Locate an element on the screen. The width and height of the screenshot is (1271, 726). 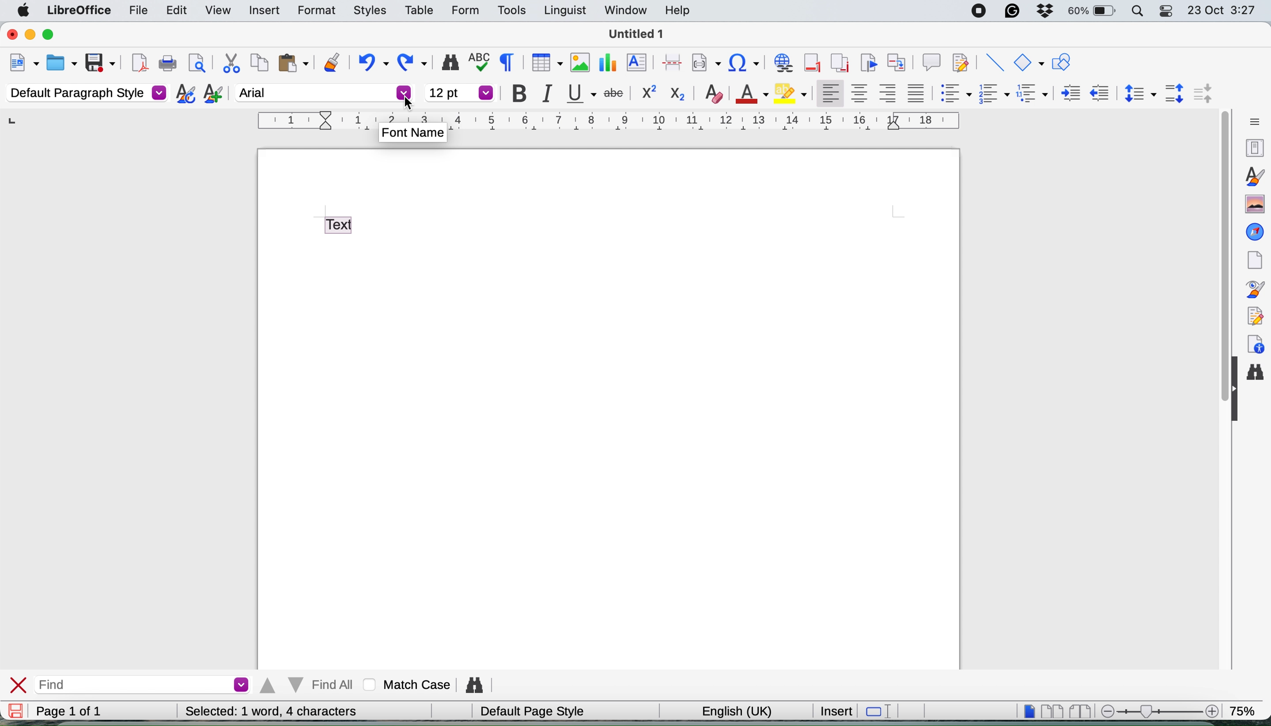
book view is located at coordinates (1078, 711).